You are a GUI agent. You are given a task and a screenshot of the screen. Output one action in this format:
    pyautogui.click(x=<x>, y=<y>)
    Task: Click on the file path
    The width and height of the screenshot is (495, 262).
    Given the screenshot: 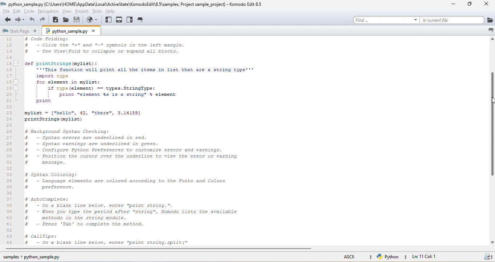 What is the action you would take?
    pyautogui.click(x=135, y=4)
    